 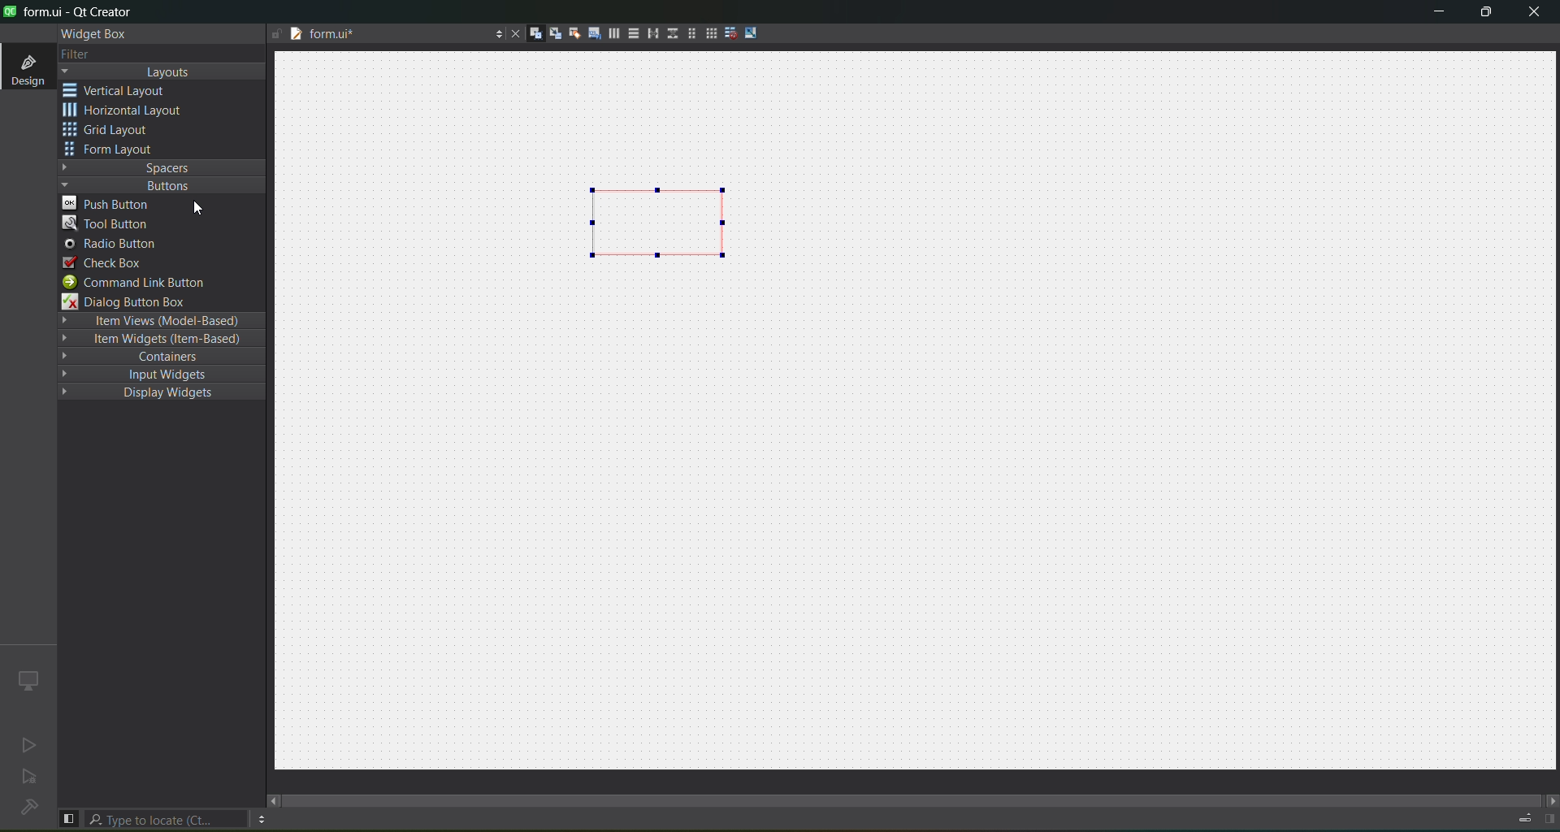 What do you see at coordinates (91, 33) in the screenshot?
I see `widget box` at bounding box center [91, 33].